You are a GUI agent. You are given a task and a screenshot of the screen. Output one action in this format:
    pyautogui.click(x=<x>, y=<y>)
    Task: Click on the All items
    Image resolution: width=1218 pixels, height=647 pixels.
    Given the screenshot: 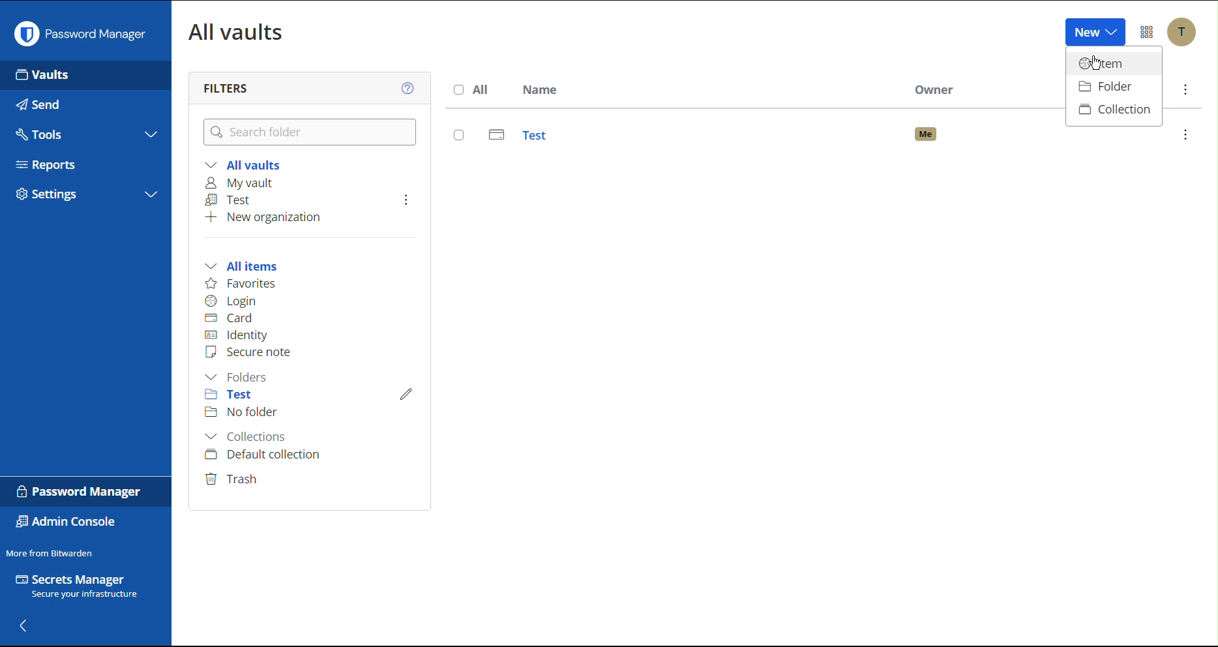 What is the action you would take?
    pyautogui.click(x=245, y=264)
    